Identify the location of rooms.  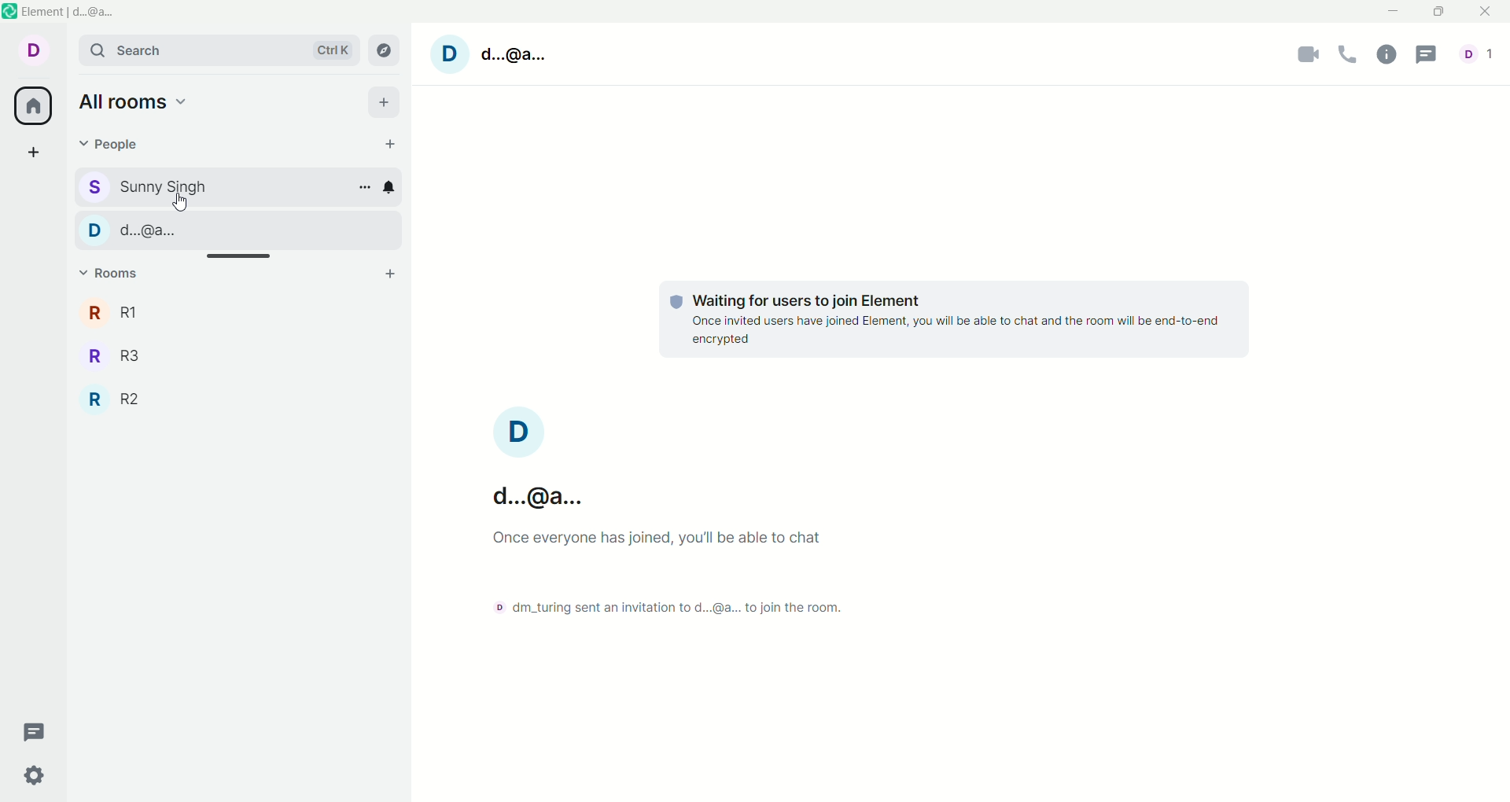
(116, 311).